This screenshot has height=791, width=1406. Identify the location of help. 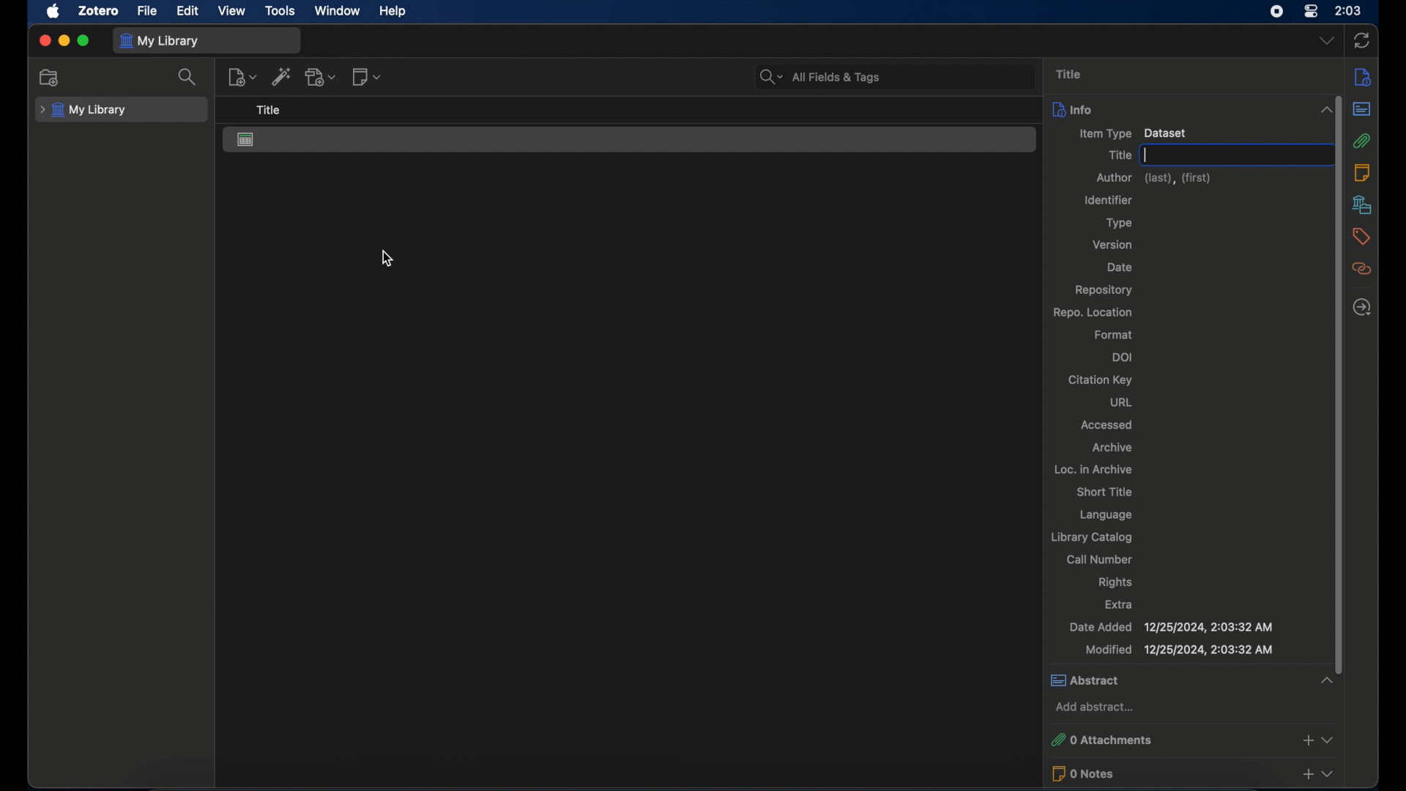
(393, 11).